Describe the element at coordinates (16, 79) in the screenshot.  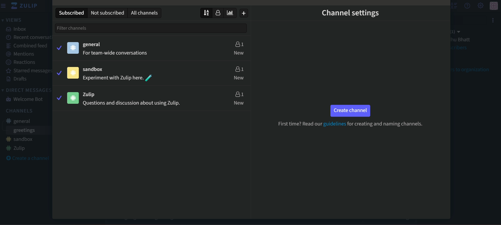
I see `Drafts` at that location.